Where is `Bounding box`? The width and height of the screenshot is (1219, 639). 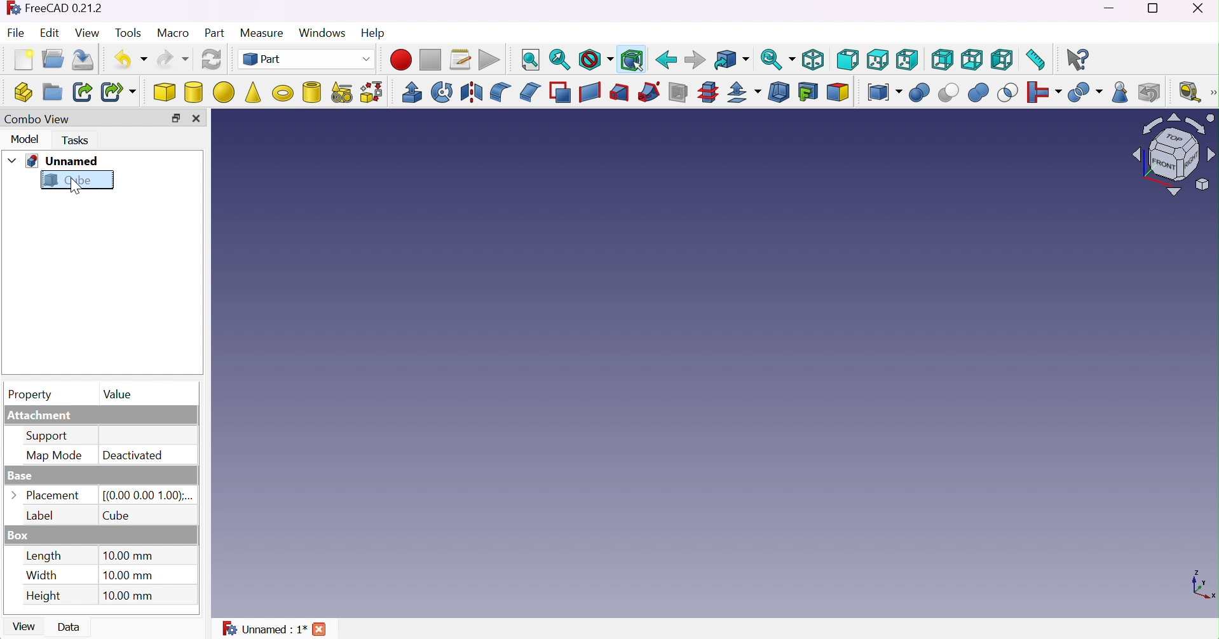
Bounding box is located at coordinates (631, 61).